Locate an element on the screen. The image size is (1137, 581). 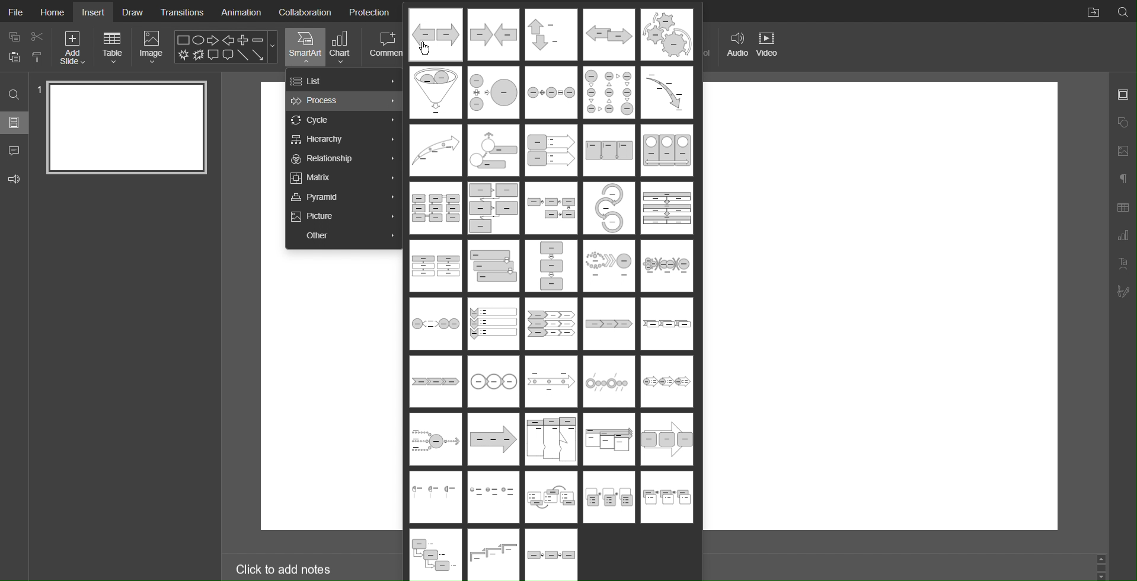
Process Template 9 is located at coordinates (610, 94).